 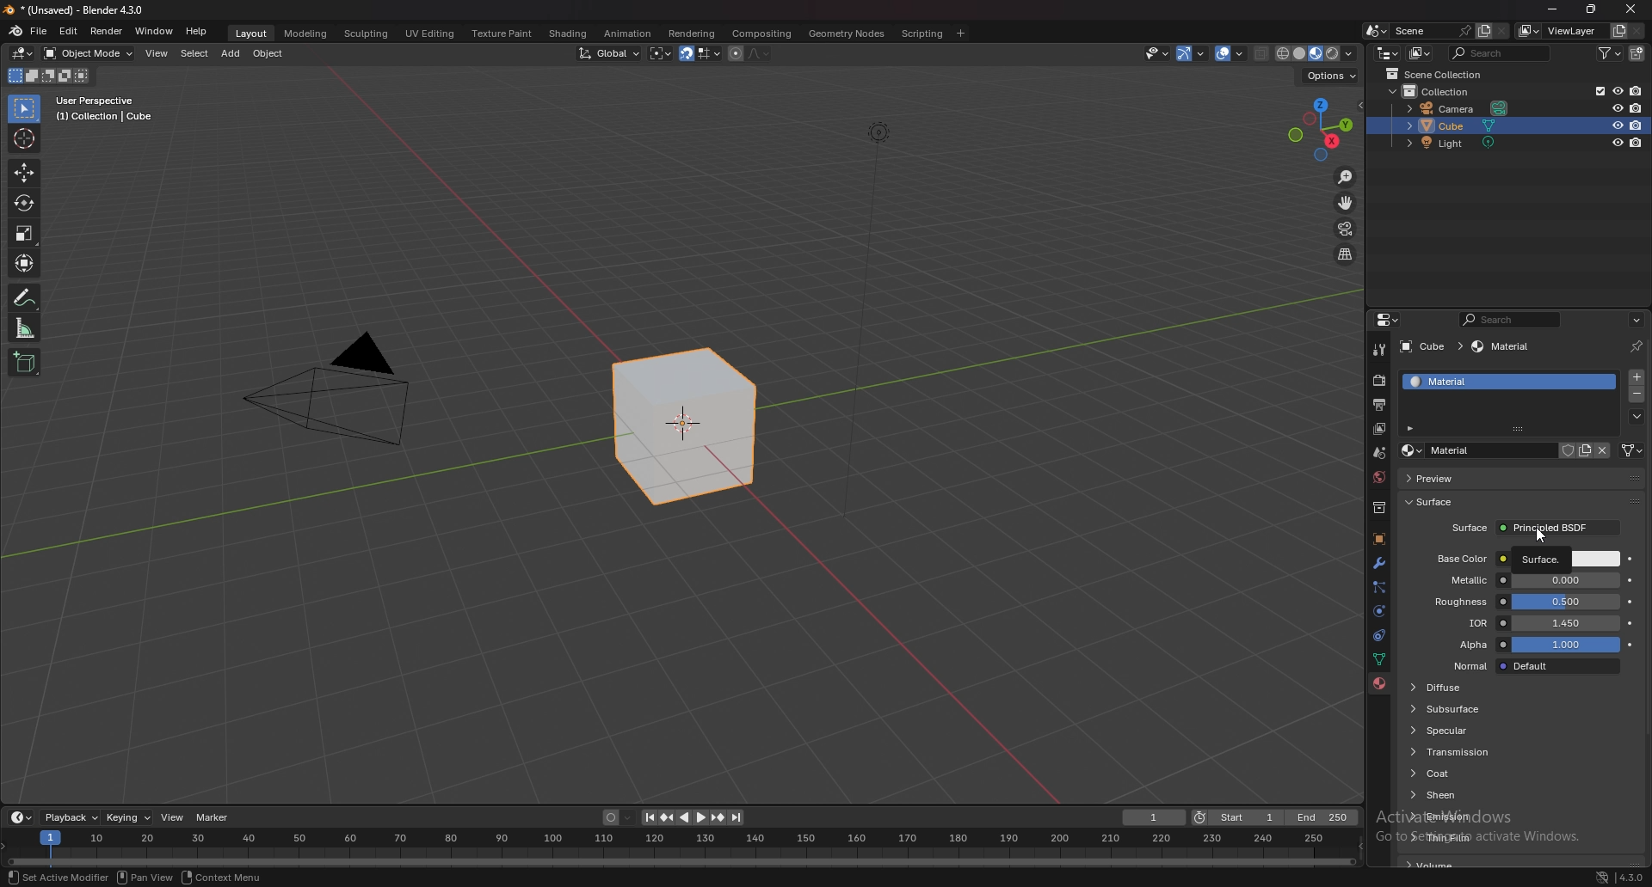 I want to click on * (Unsaved) - Blender 4.3.0, so click(x=87, y=10).